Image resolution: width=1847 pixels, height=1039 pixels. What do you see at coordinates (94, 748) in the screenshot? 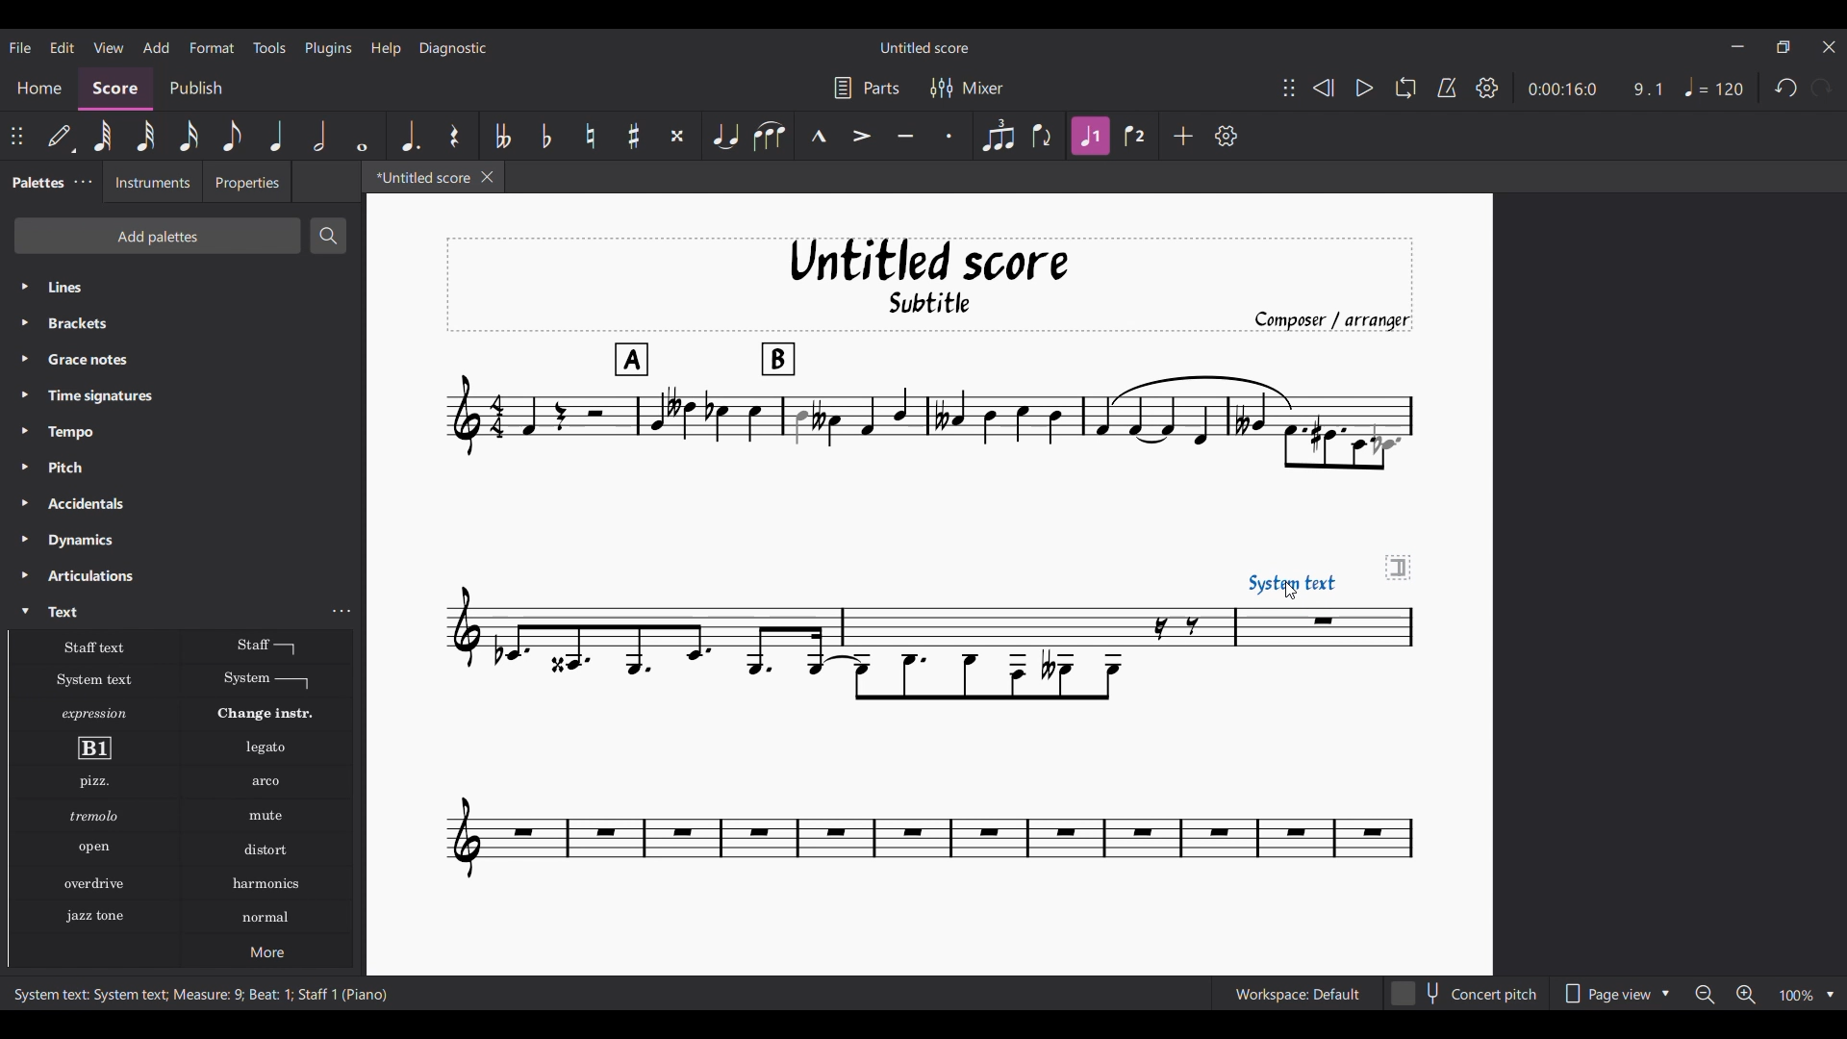
I see `Rehearsal mark` at bounding box center [94, 748].